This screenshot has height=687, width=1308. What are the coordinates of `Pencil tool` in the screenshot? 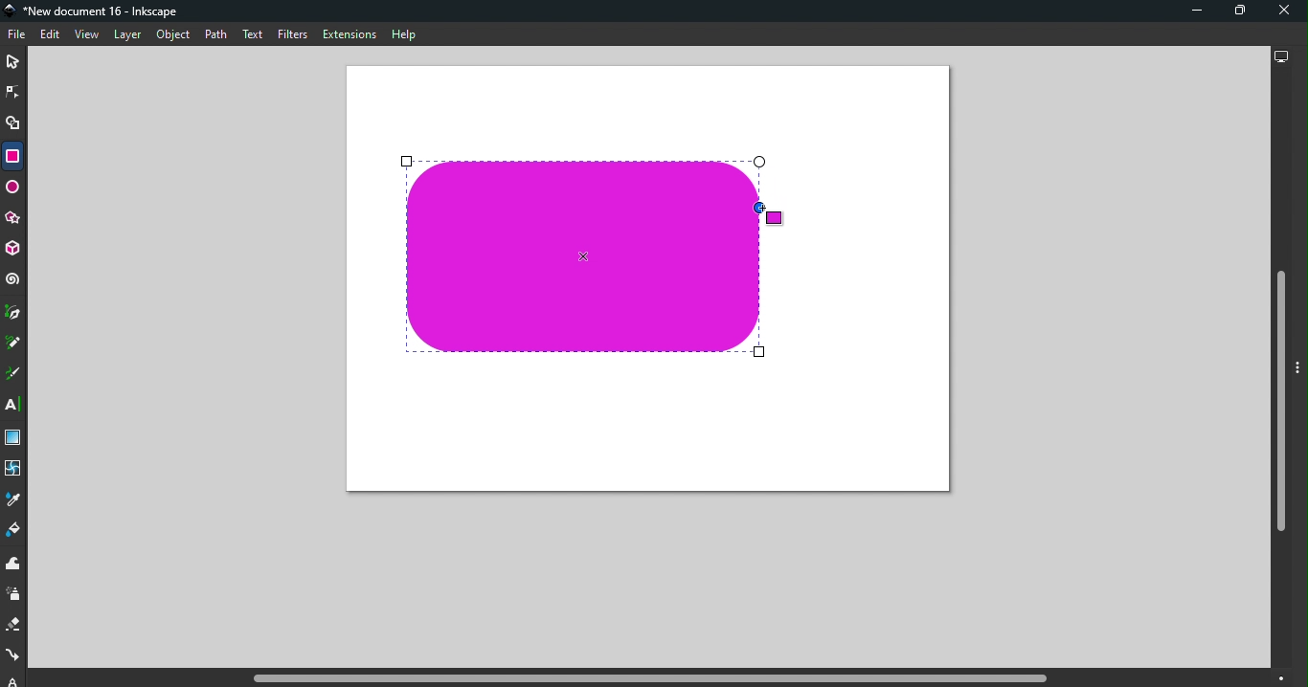 It's located at (16, 342).